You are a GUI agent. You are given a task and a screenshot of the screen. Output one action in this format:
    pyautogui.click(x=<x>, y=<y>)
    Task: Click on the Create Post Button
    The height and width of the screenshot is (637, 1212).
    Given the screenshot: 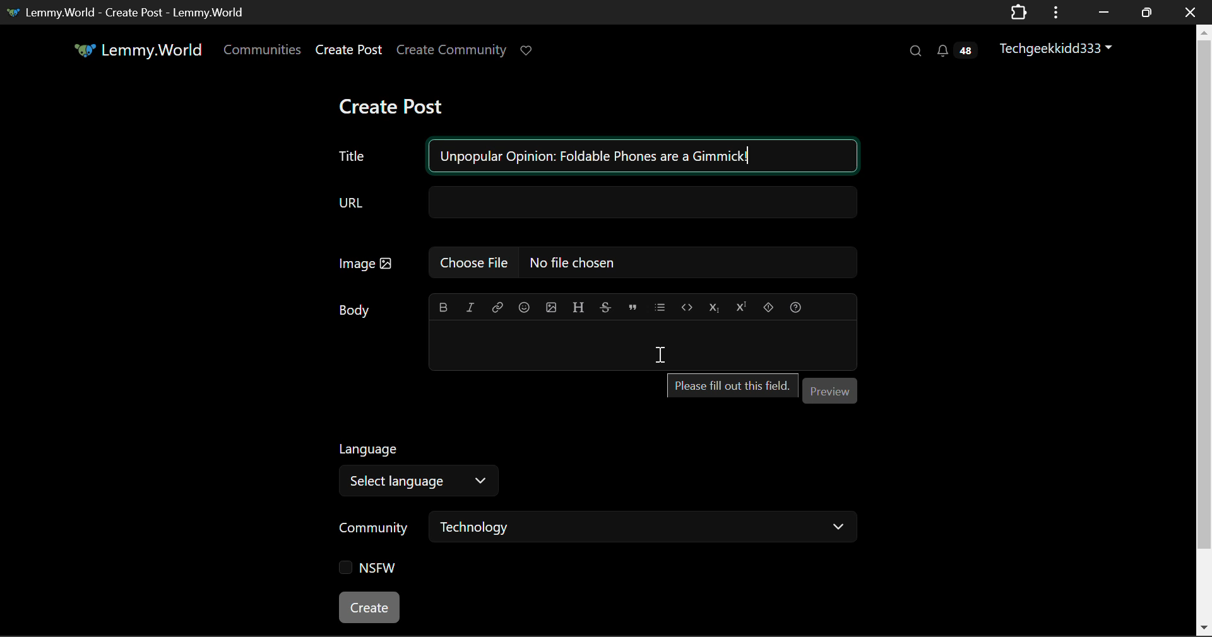 What is the action you would take?
    pyautogui.click(x=371, y=607)
    